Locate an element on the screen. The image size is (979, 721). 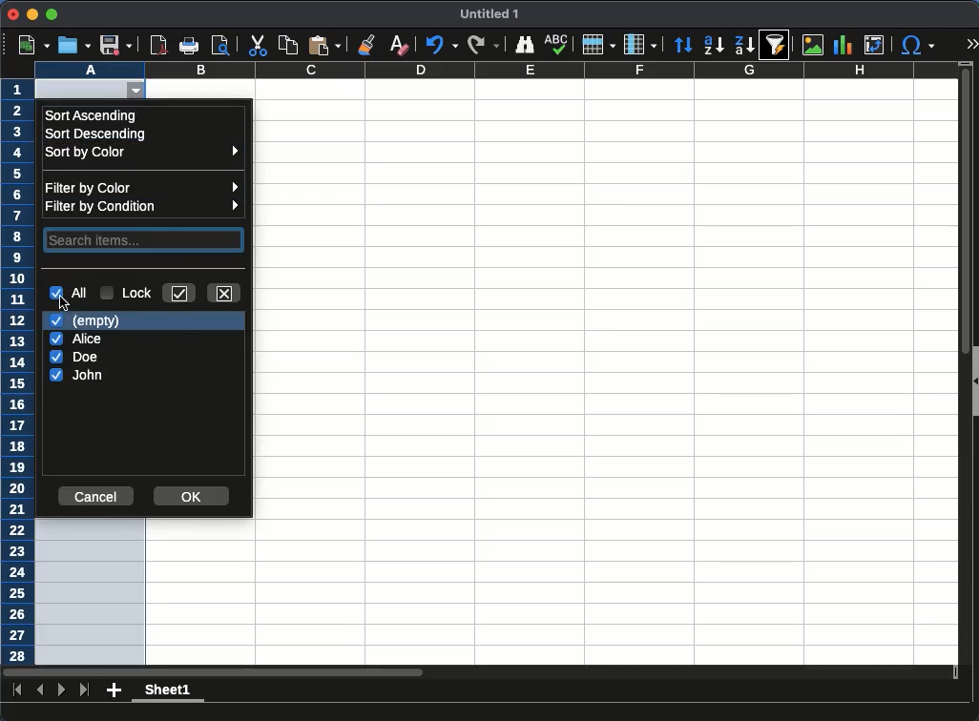
close is located at coordinates (226, 294).